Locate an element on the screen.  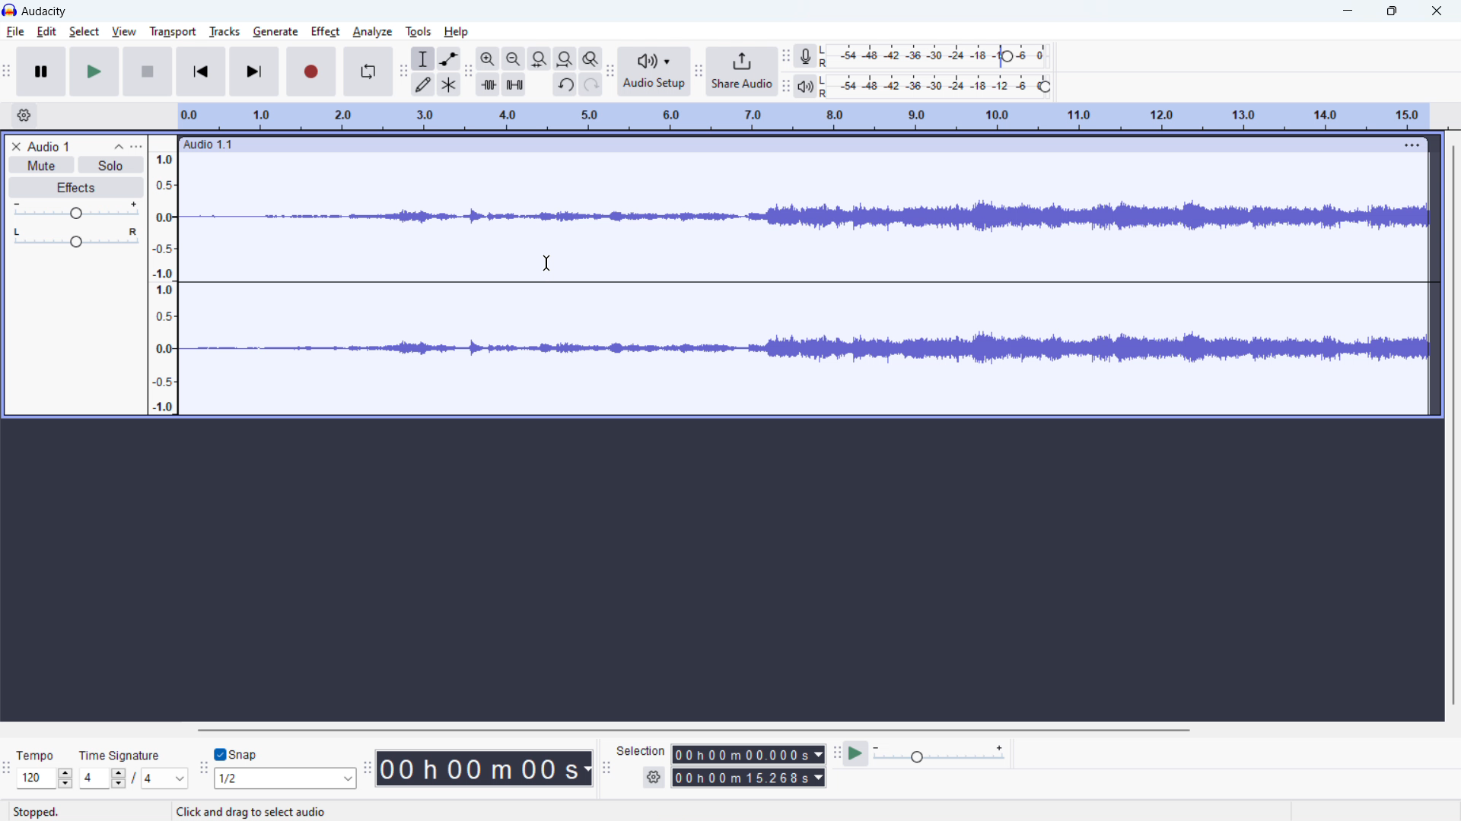
amplitude is located at coordinates (163, 276).